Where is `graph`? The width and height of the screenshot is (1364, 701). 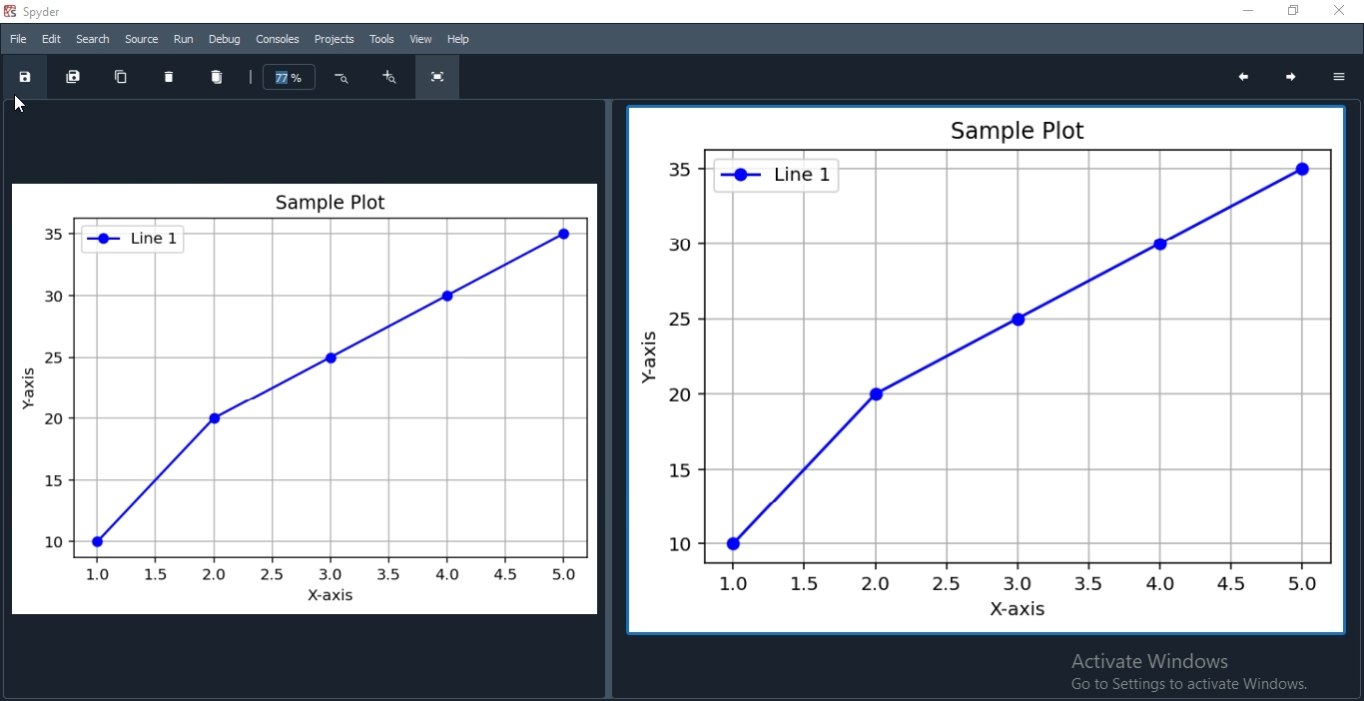 graph is located at coordinates (982, 369).